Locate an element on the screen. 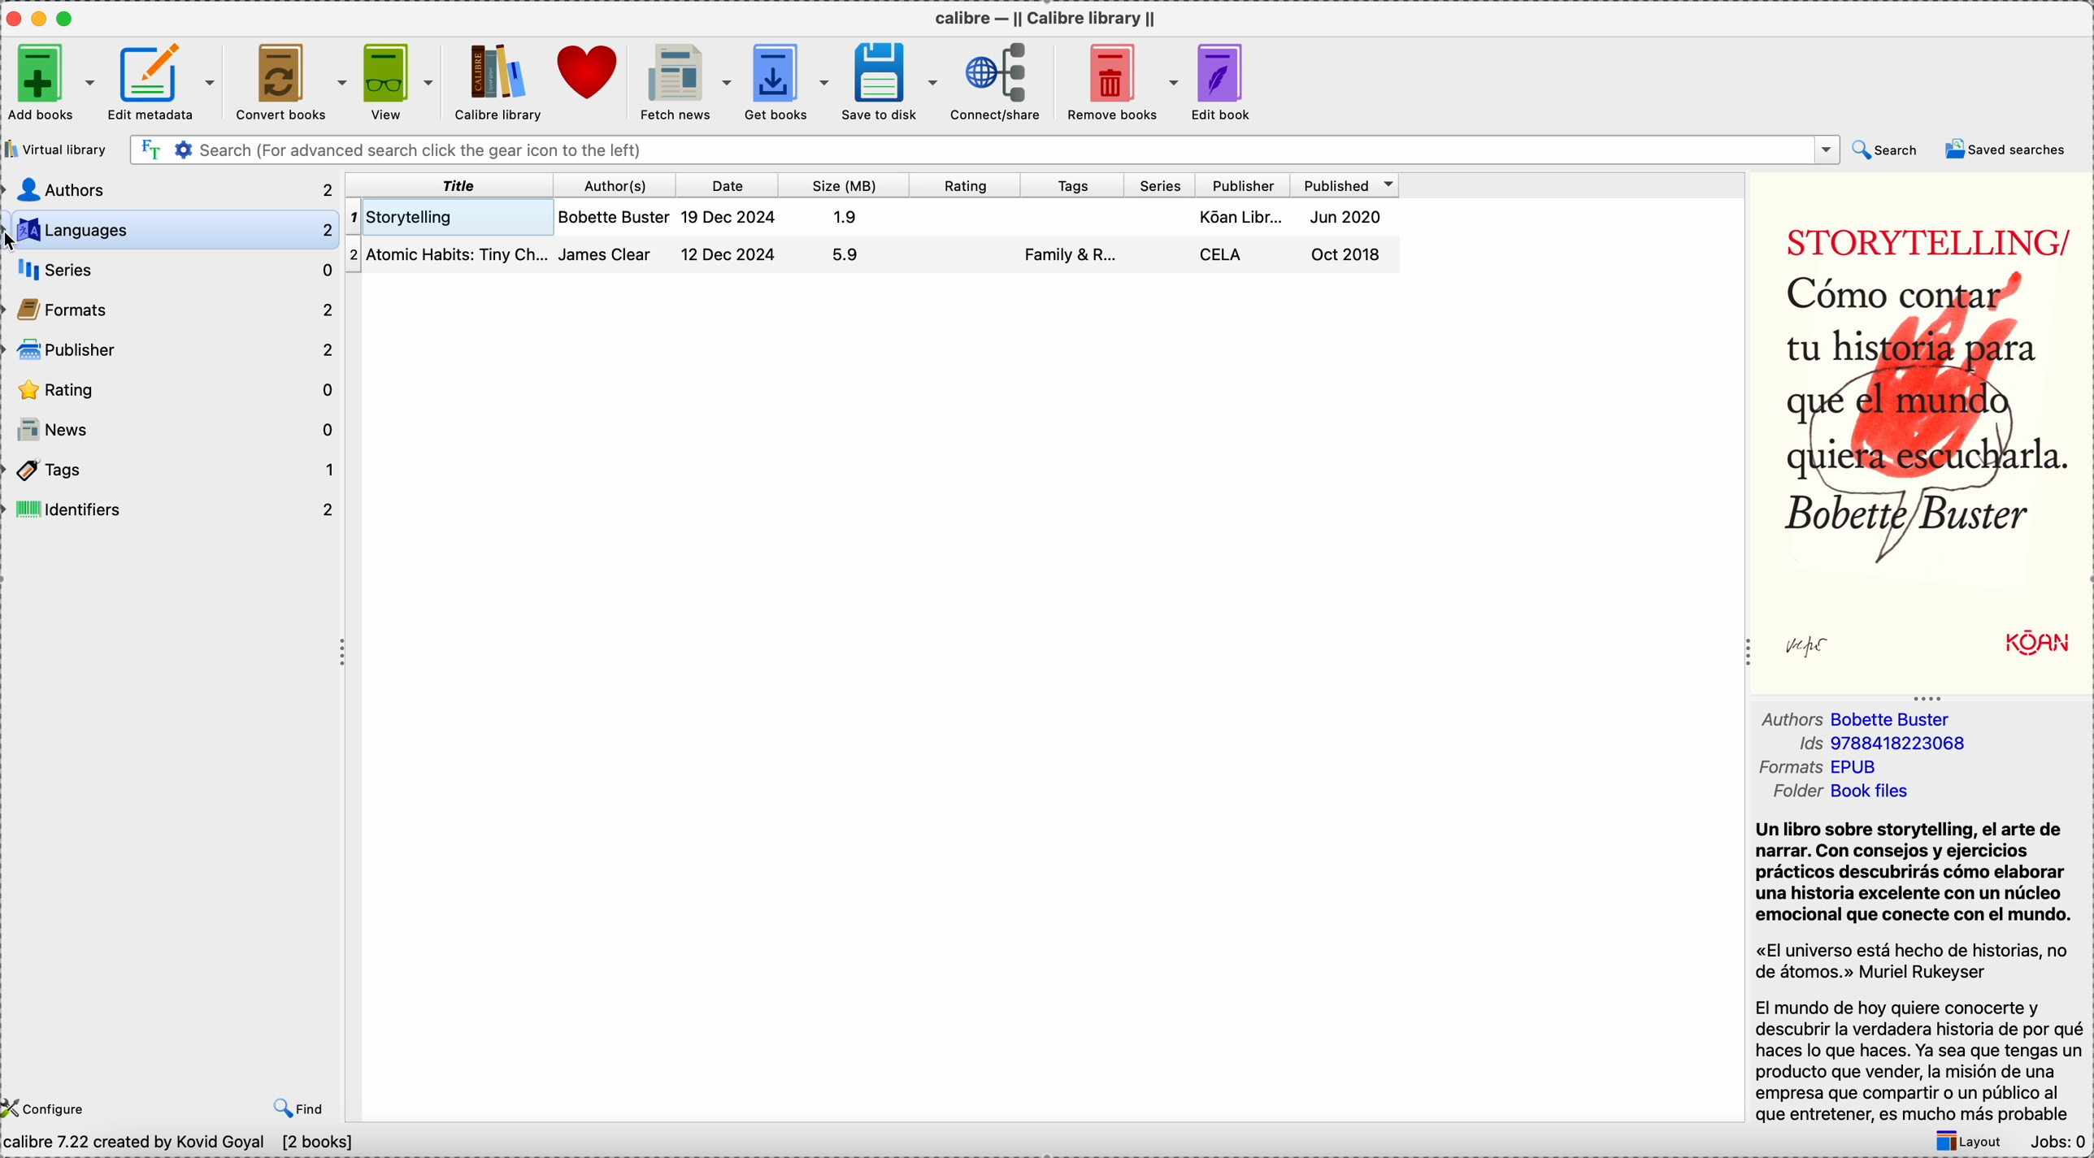 This screenshot has height=1158, width=2094. minimize Calibre is located at coordinates (41, 18).